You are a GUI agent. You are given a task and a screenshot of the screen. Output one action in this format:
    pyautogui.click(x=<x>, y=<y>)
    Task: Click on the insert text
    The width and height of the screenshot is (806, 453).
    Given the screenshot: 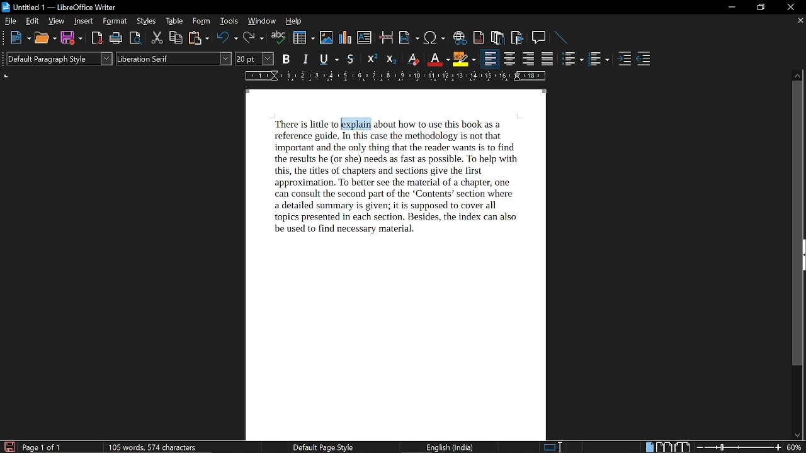 What is the action you would take?
    pyautogui.click(x=364, y=38)
    